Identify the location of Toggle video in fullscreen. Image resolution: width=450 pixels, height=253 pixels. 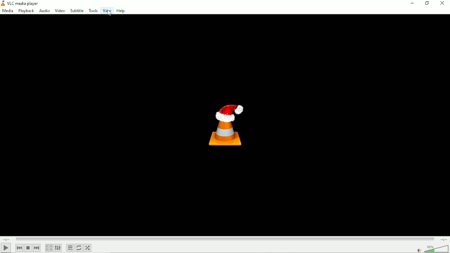
(49, 248).